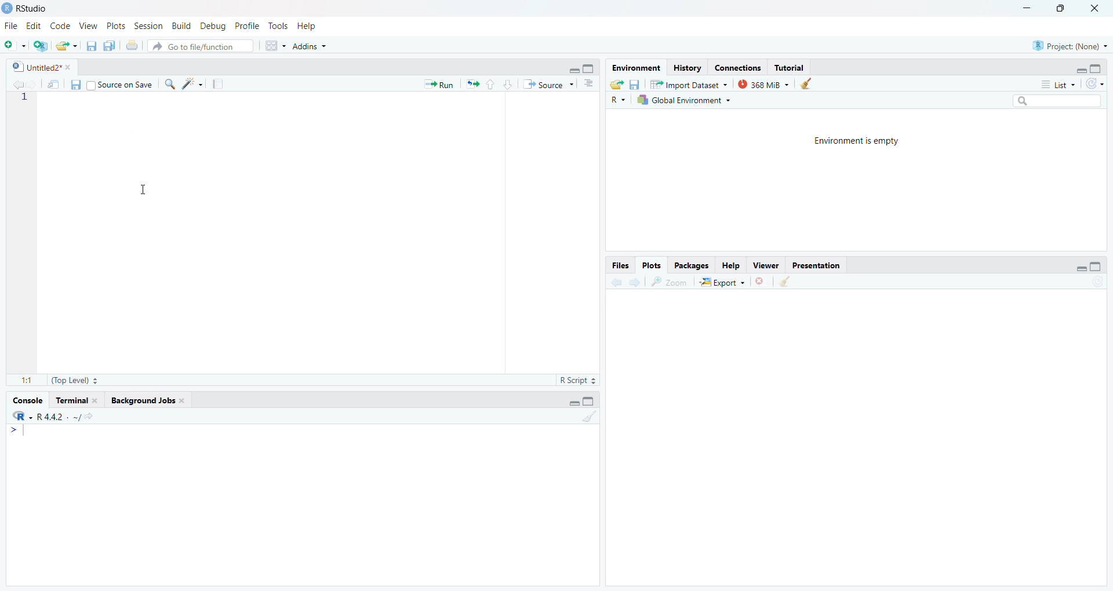  Describe the element at coordinates (809, 85) in the screenshot. I see `clear` at that location.